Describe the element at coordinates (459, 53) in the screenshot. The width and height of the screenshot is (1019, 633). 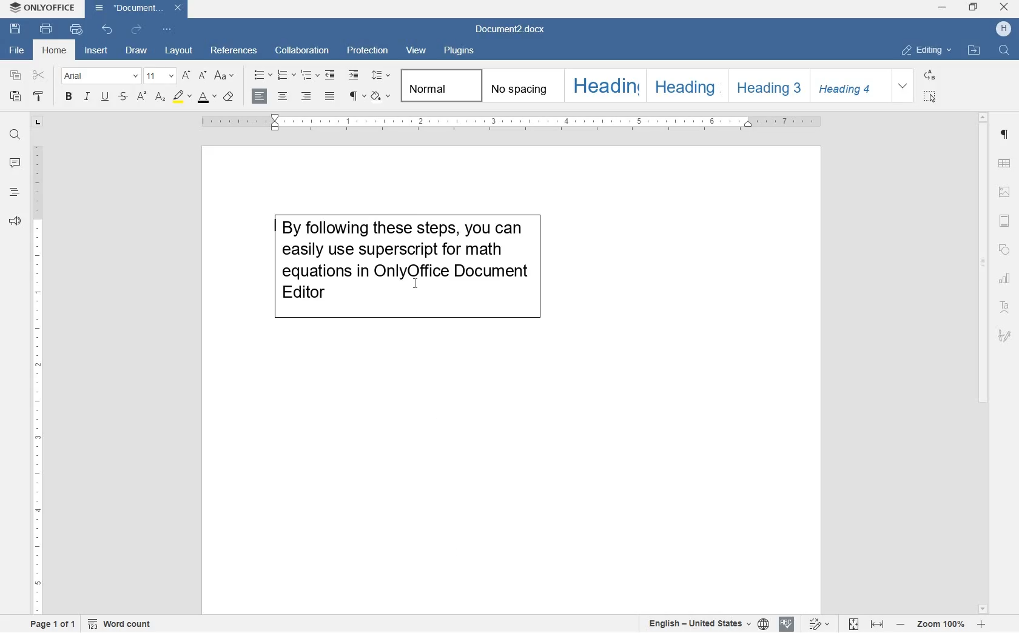
I see `plugins` at that location.